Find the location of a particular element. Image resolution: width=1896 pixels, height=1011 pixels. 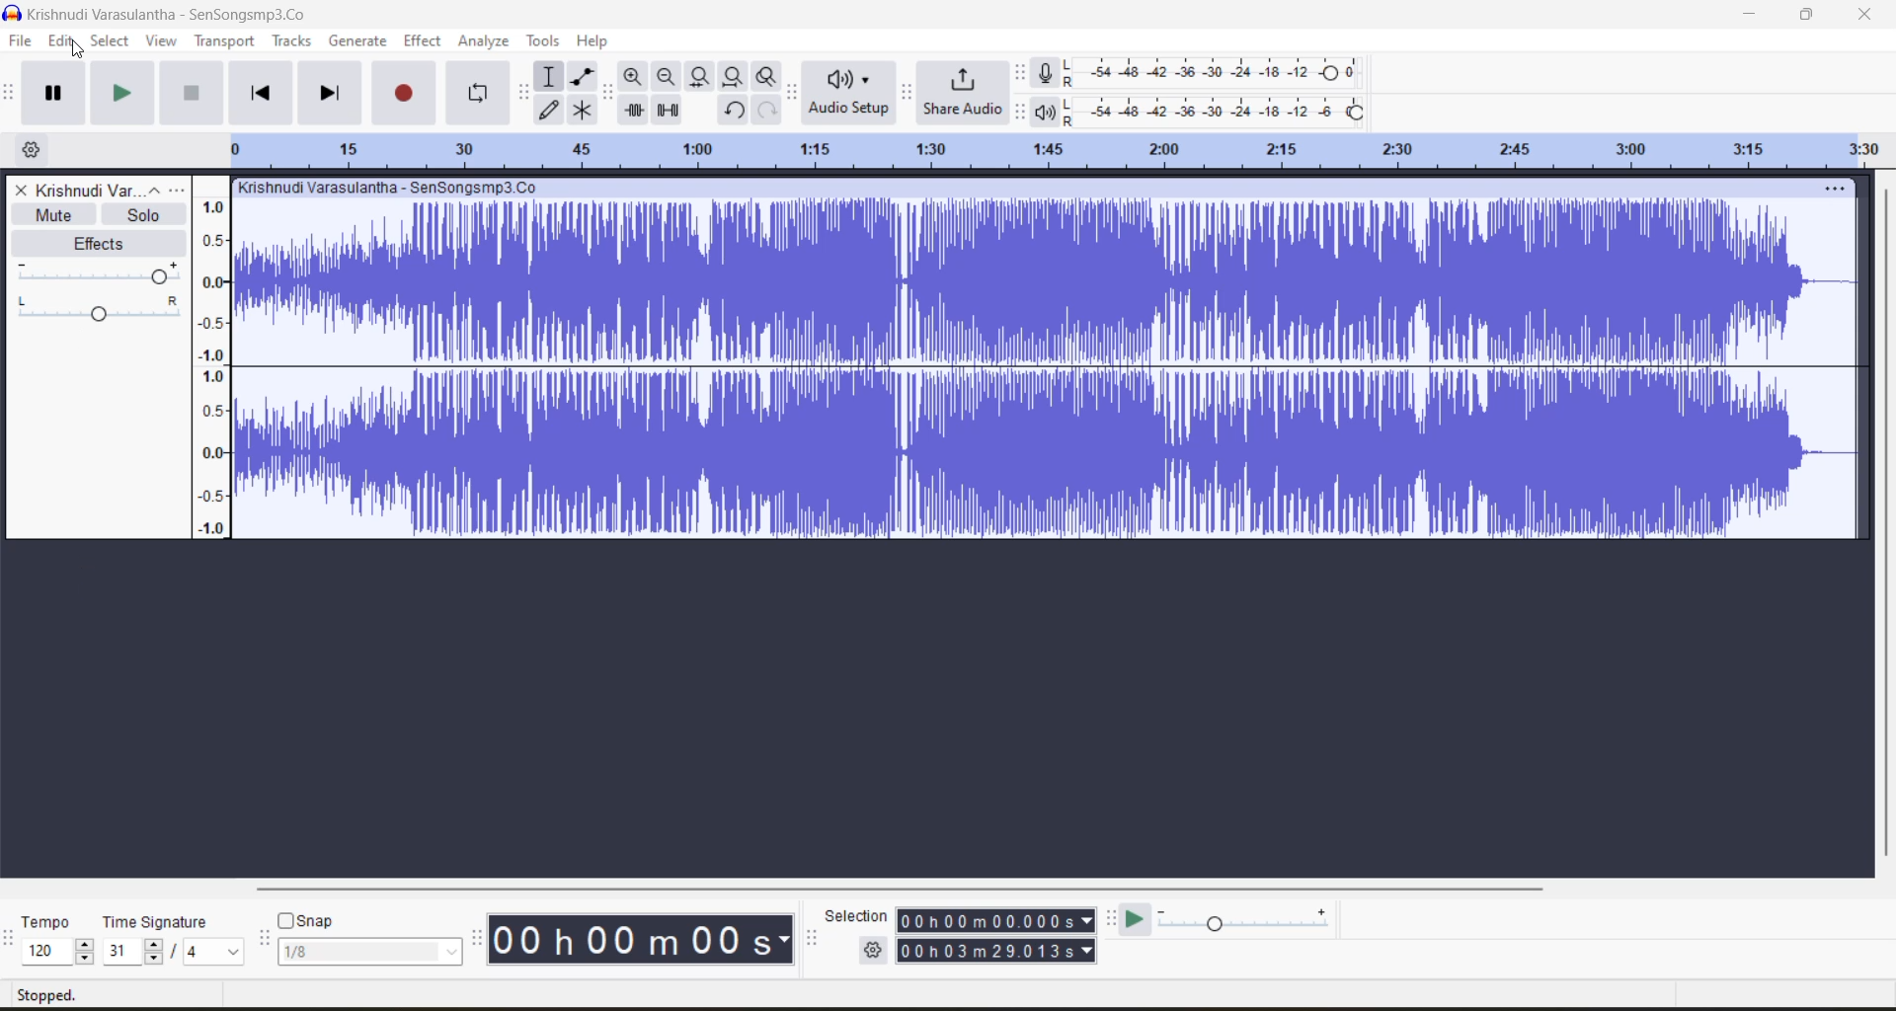

maximize is located at coordinates (1811, 15).